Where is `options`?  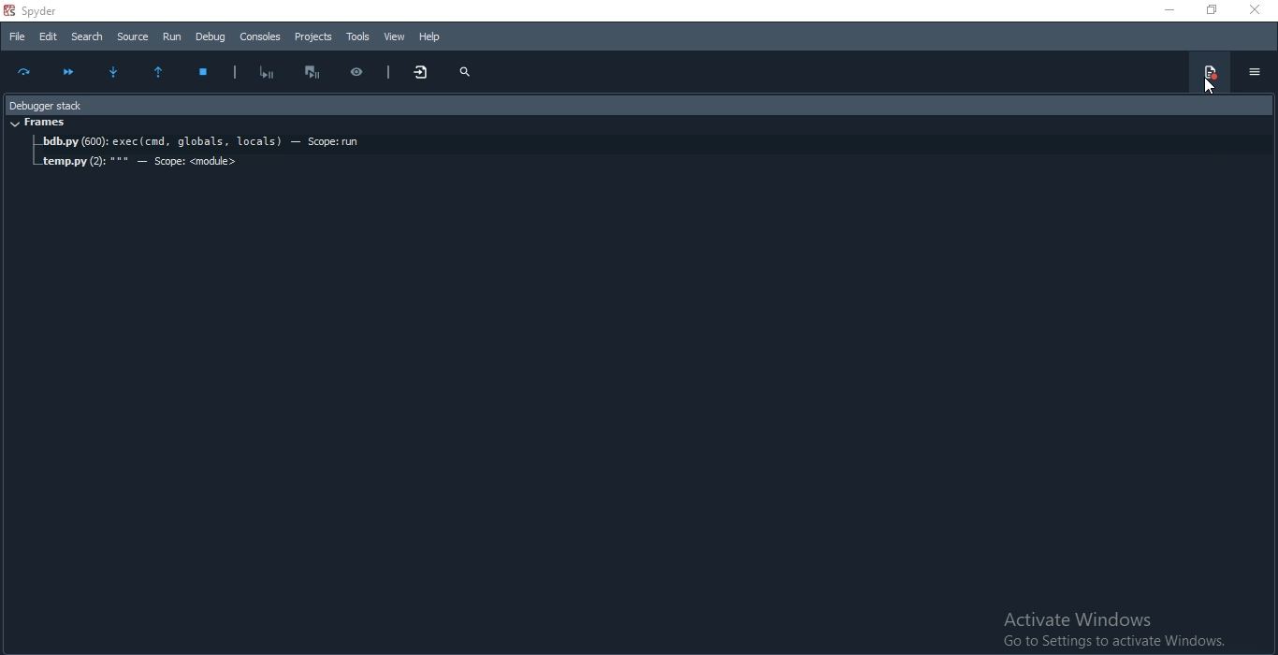 options is located at coordinates (1254, 72).